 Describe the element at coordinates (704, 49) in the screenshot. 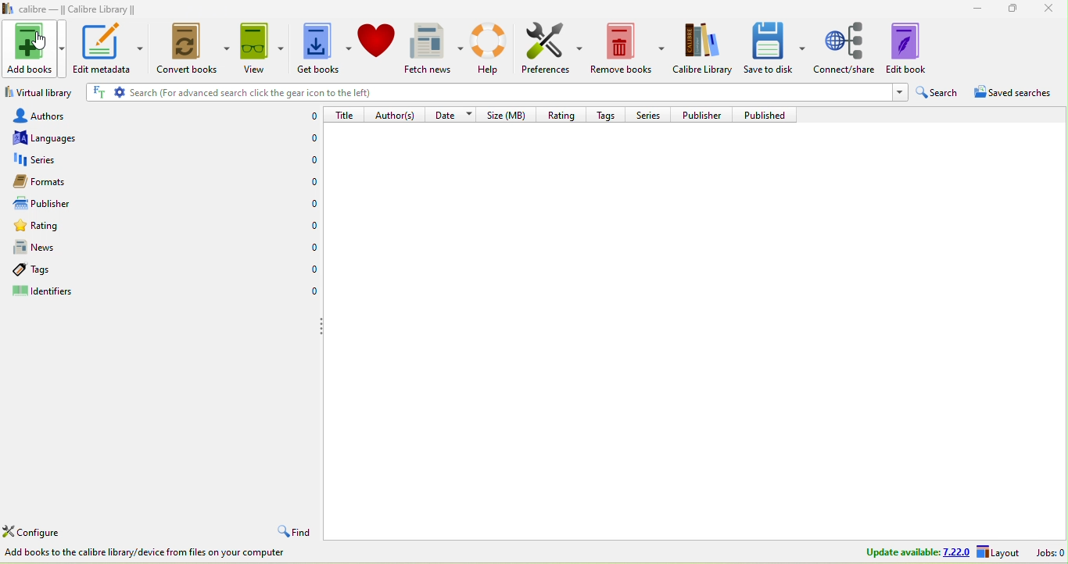

I see `calibre library` at that location.